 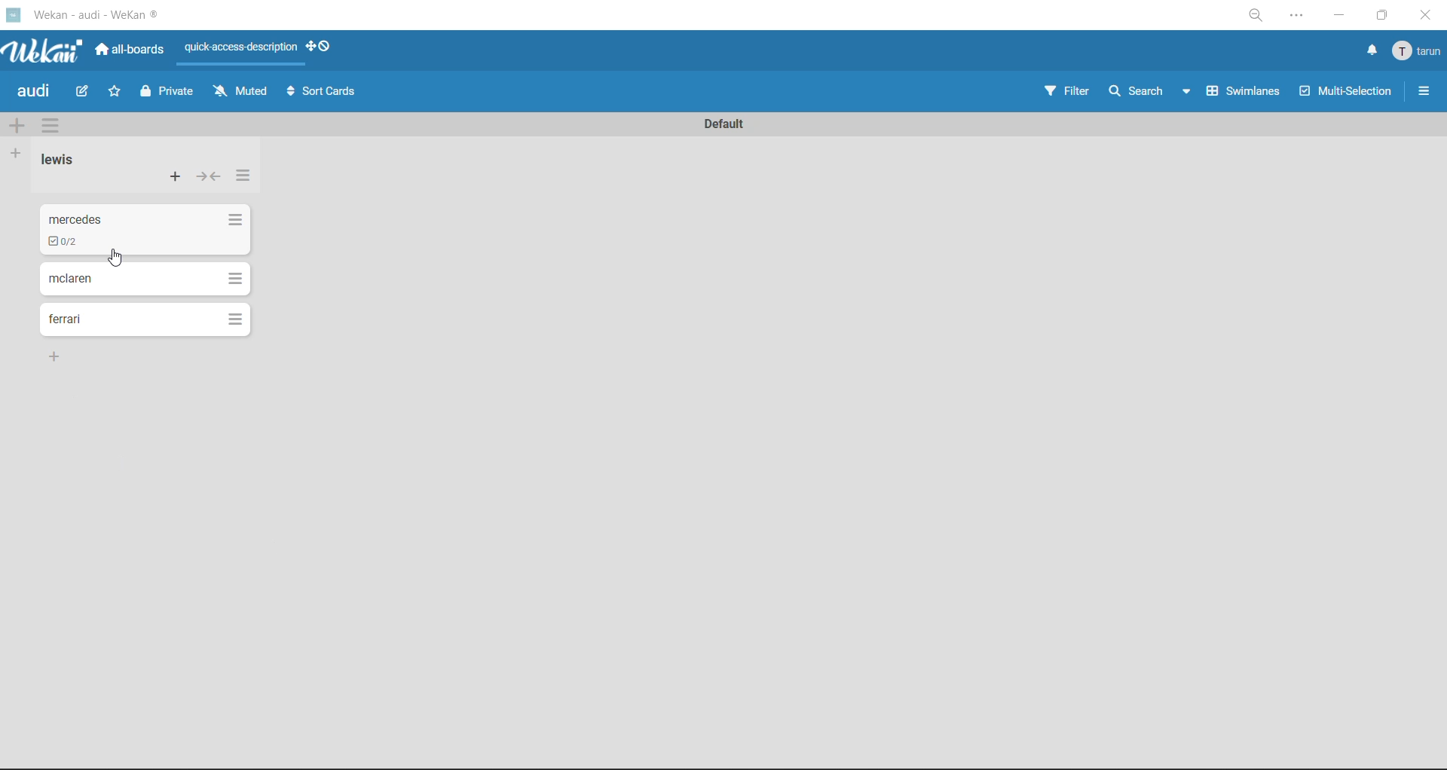 What do you see at coordinates (63, 161) in the screenshot?
I see `list title` at bounding box center [63, 161].